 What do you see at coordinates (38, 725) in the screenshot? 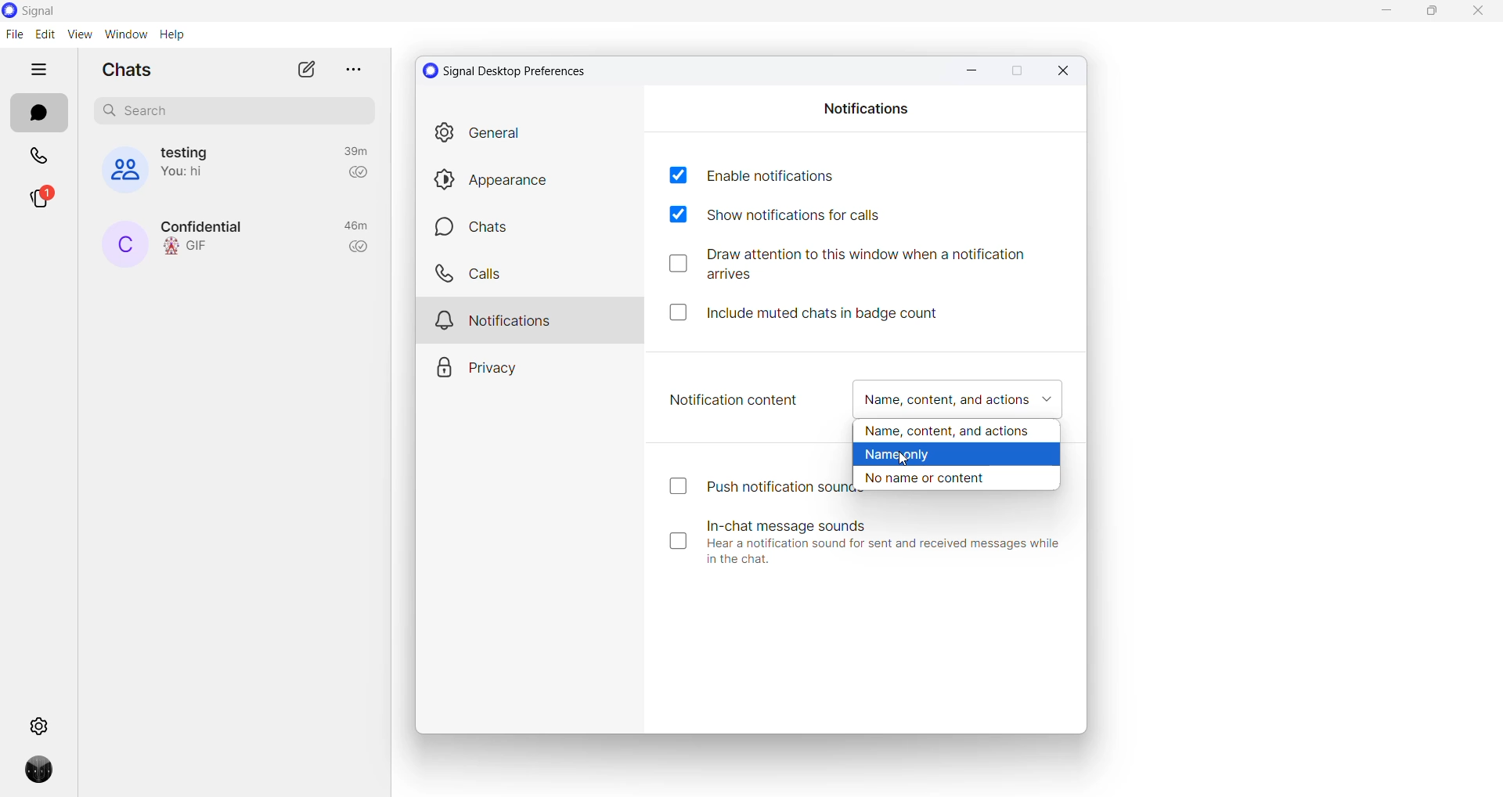
I see `settings` at bounding box center [38, 725].